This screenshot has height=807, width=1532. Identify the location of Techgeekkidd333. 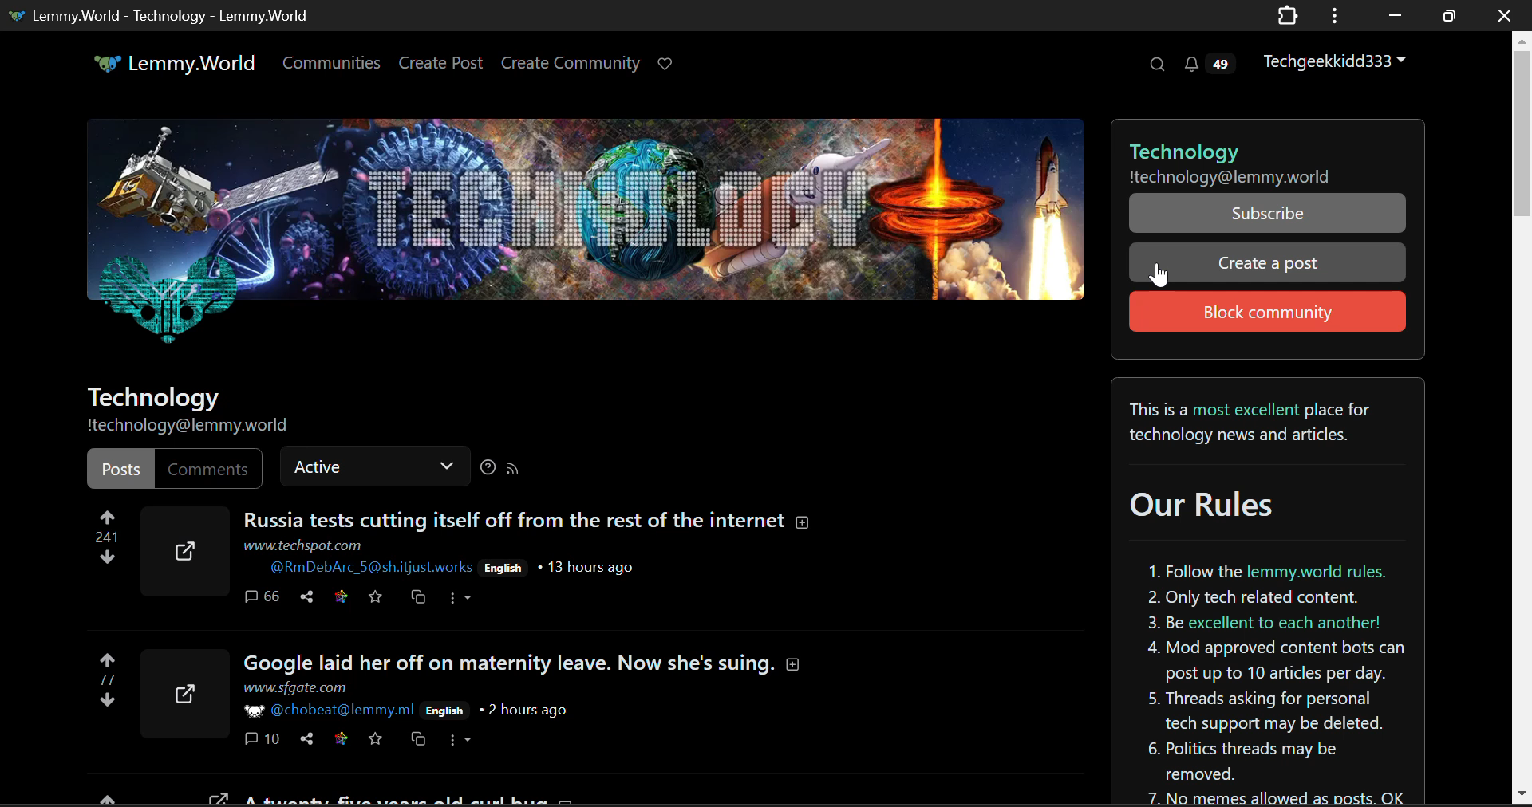
(1336, 59).